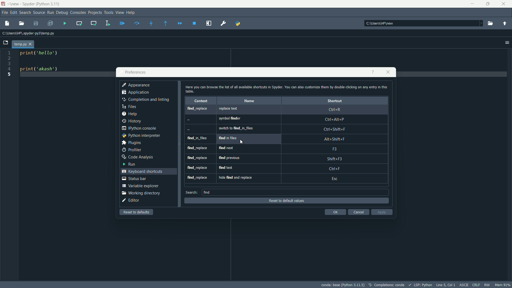  What do you see at coordinates (5, 43) in the screenshot?
I see `browse tabs` at bounding box center [5, 43].